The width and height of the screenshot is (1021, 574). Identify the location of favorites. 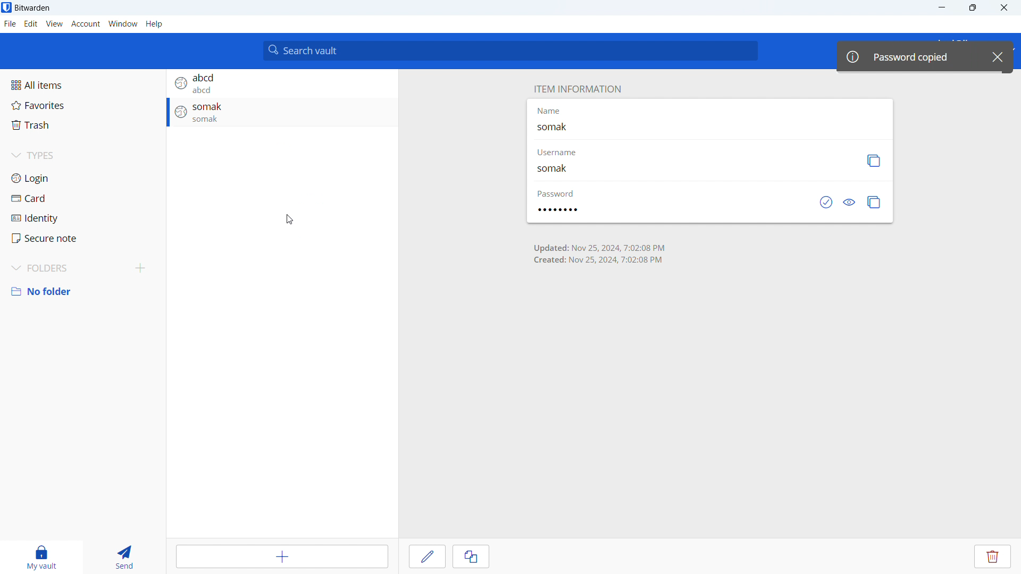
(82, 105).